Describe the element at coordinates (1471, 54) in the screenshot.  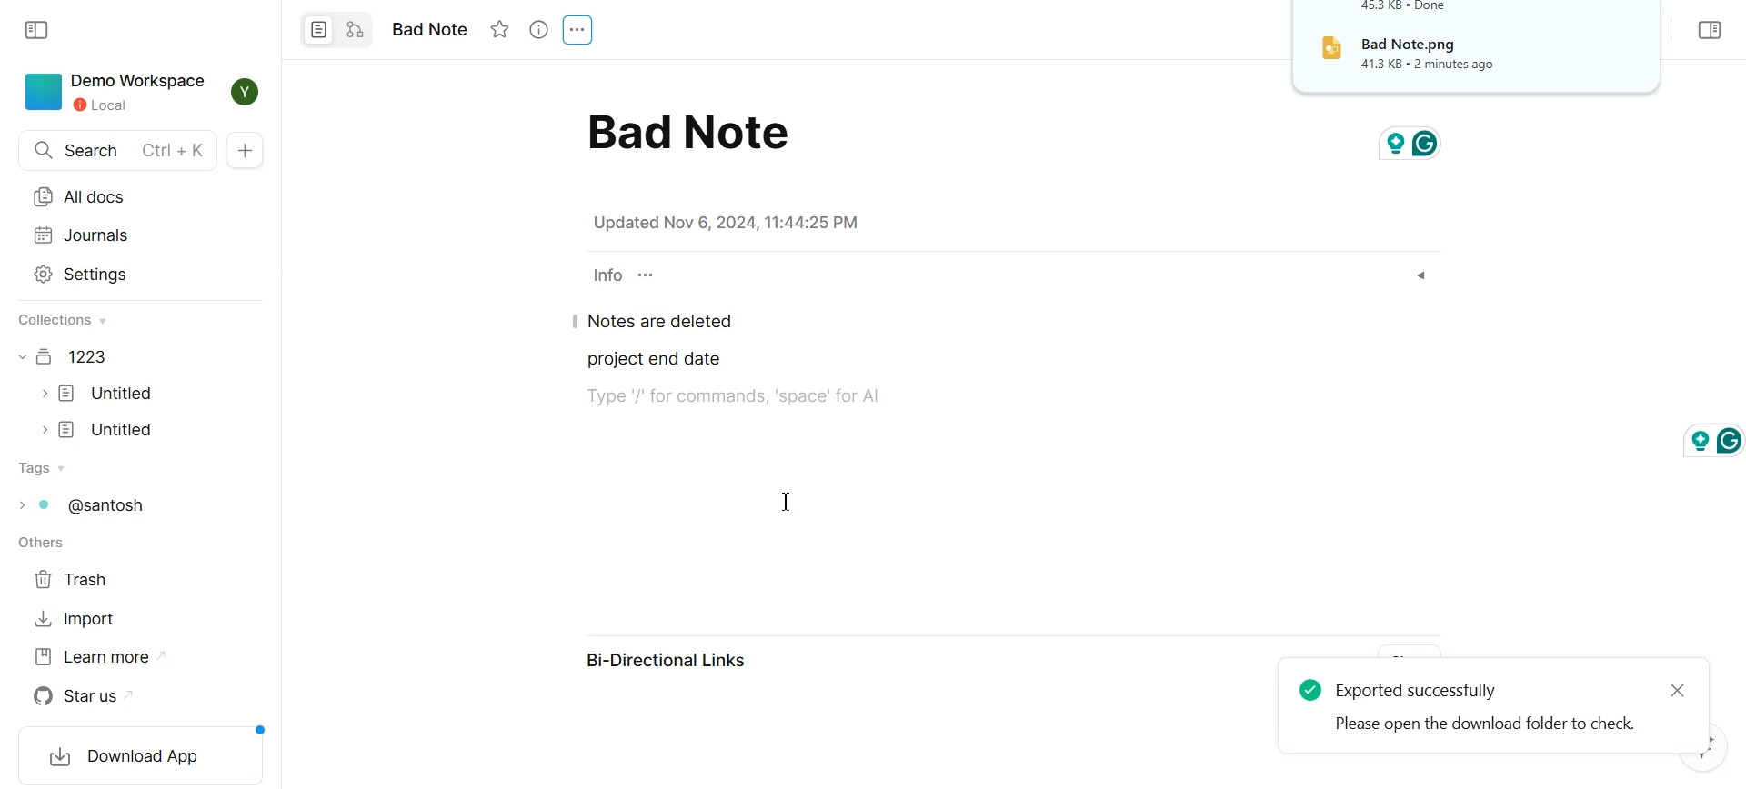
I see `File Downloaded` at that location.